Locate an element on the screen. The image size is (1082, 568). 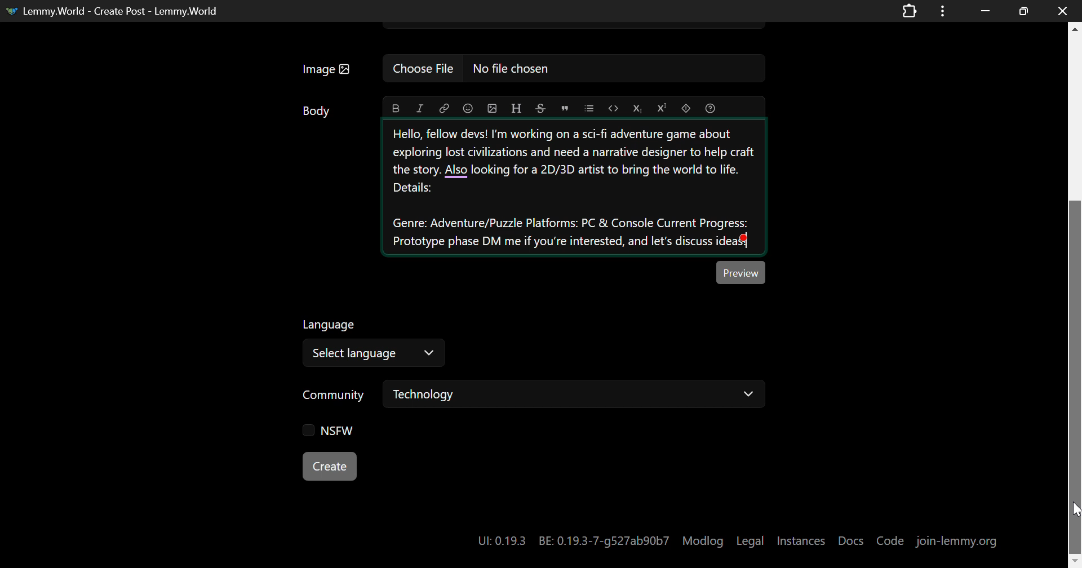
bold is located at coordinates (395, 108).